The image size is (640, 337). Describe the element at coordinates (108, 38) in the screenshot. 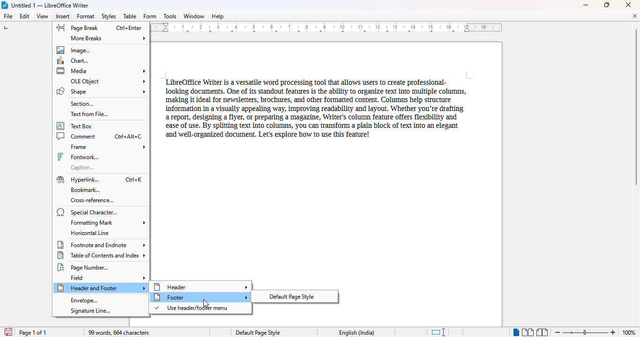

I see `more breaks` at that location.